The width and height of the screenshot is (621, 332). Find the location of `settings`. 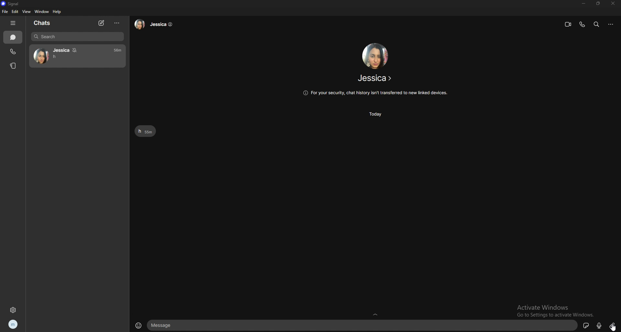

settings is located at coordinates (13, 310).